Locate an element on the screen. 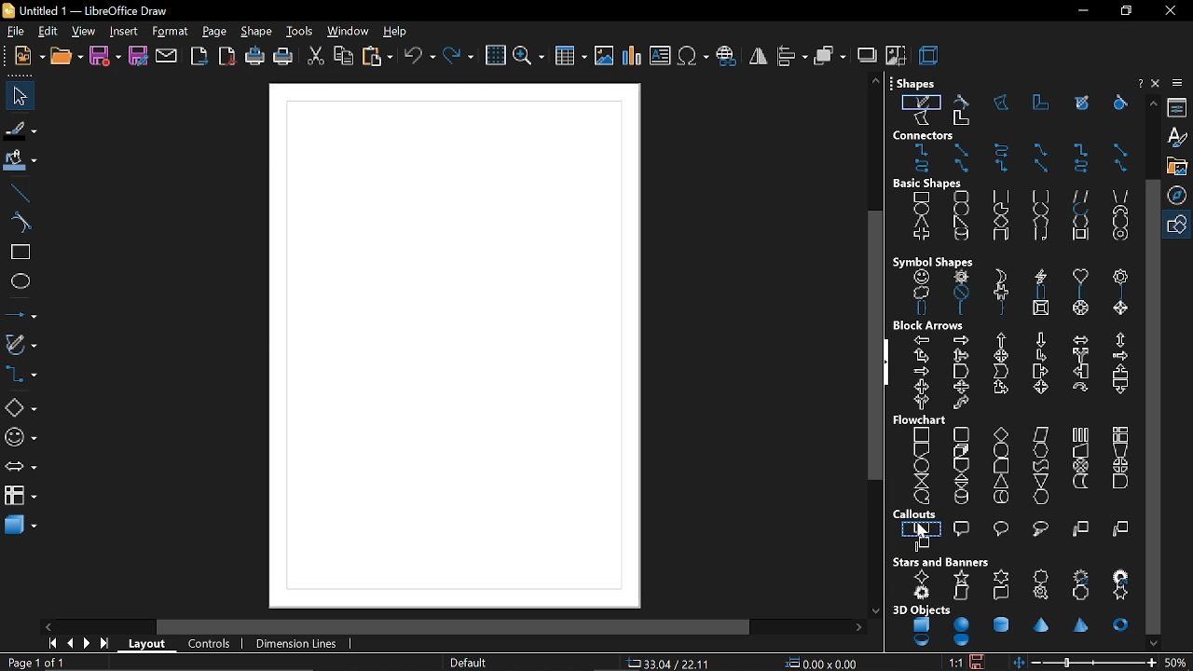 The image size is (1193, 671). square is located at coordinates (1001, 197).